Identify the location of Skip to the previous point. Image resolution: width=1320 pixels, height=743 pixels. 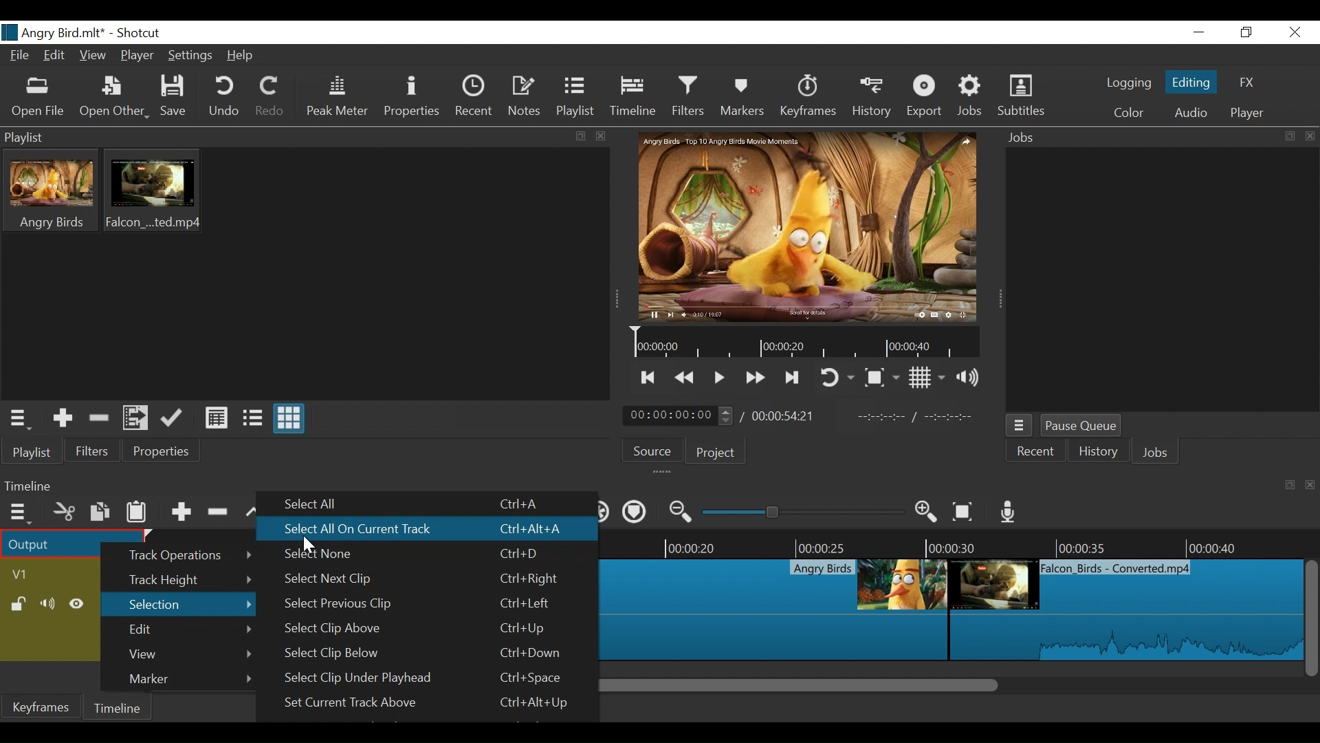
(650, 377).